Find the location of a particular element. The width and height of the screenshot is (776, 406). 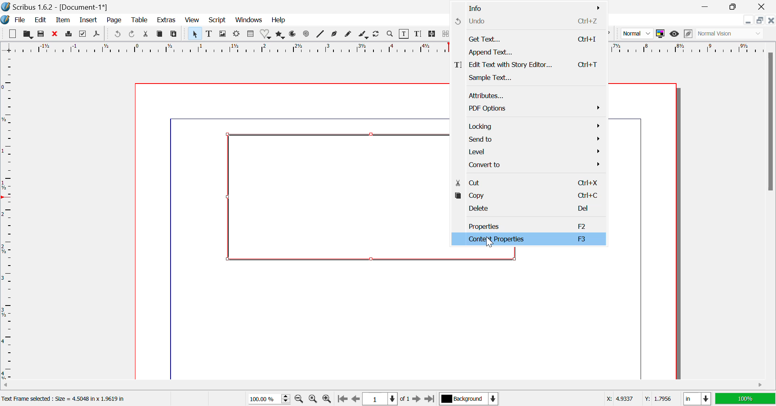

Render Frame is located at coordinates (238, 34).